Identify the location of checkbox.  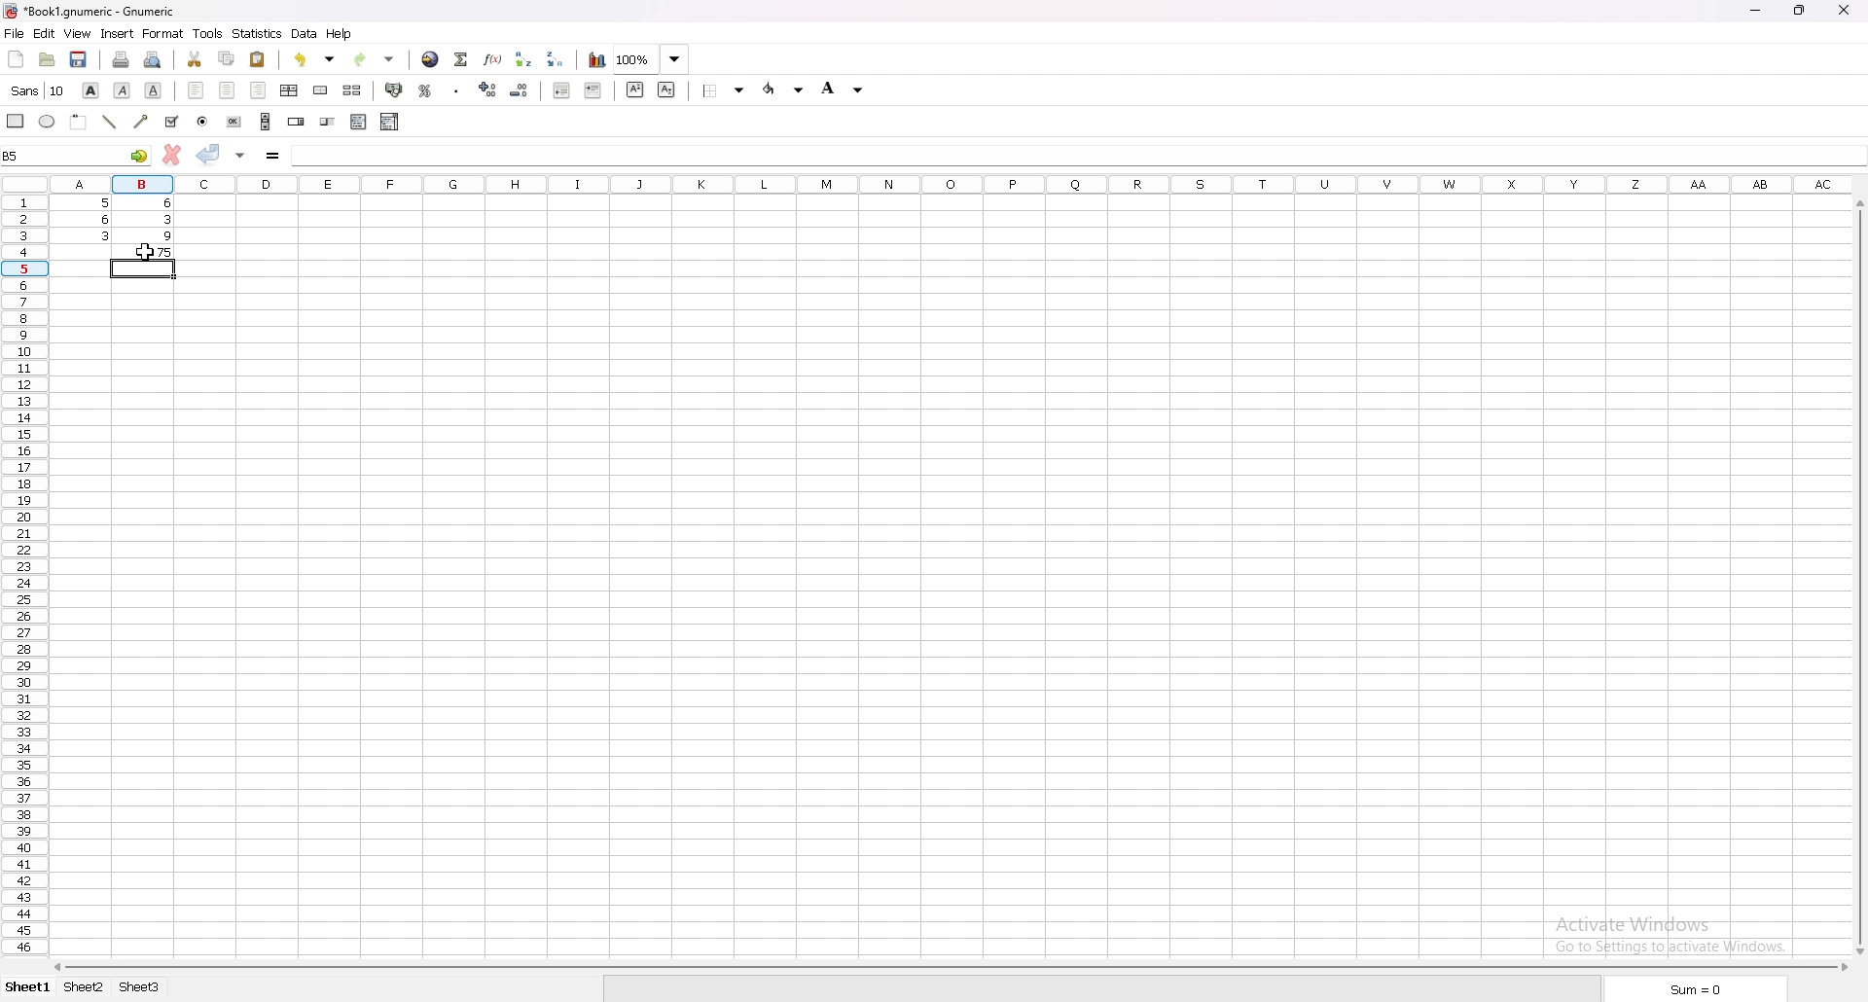
(170, 121).